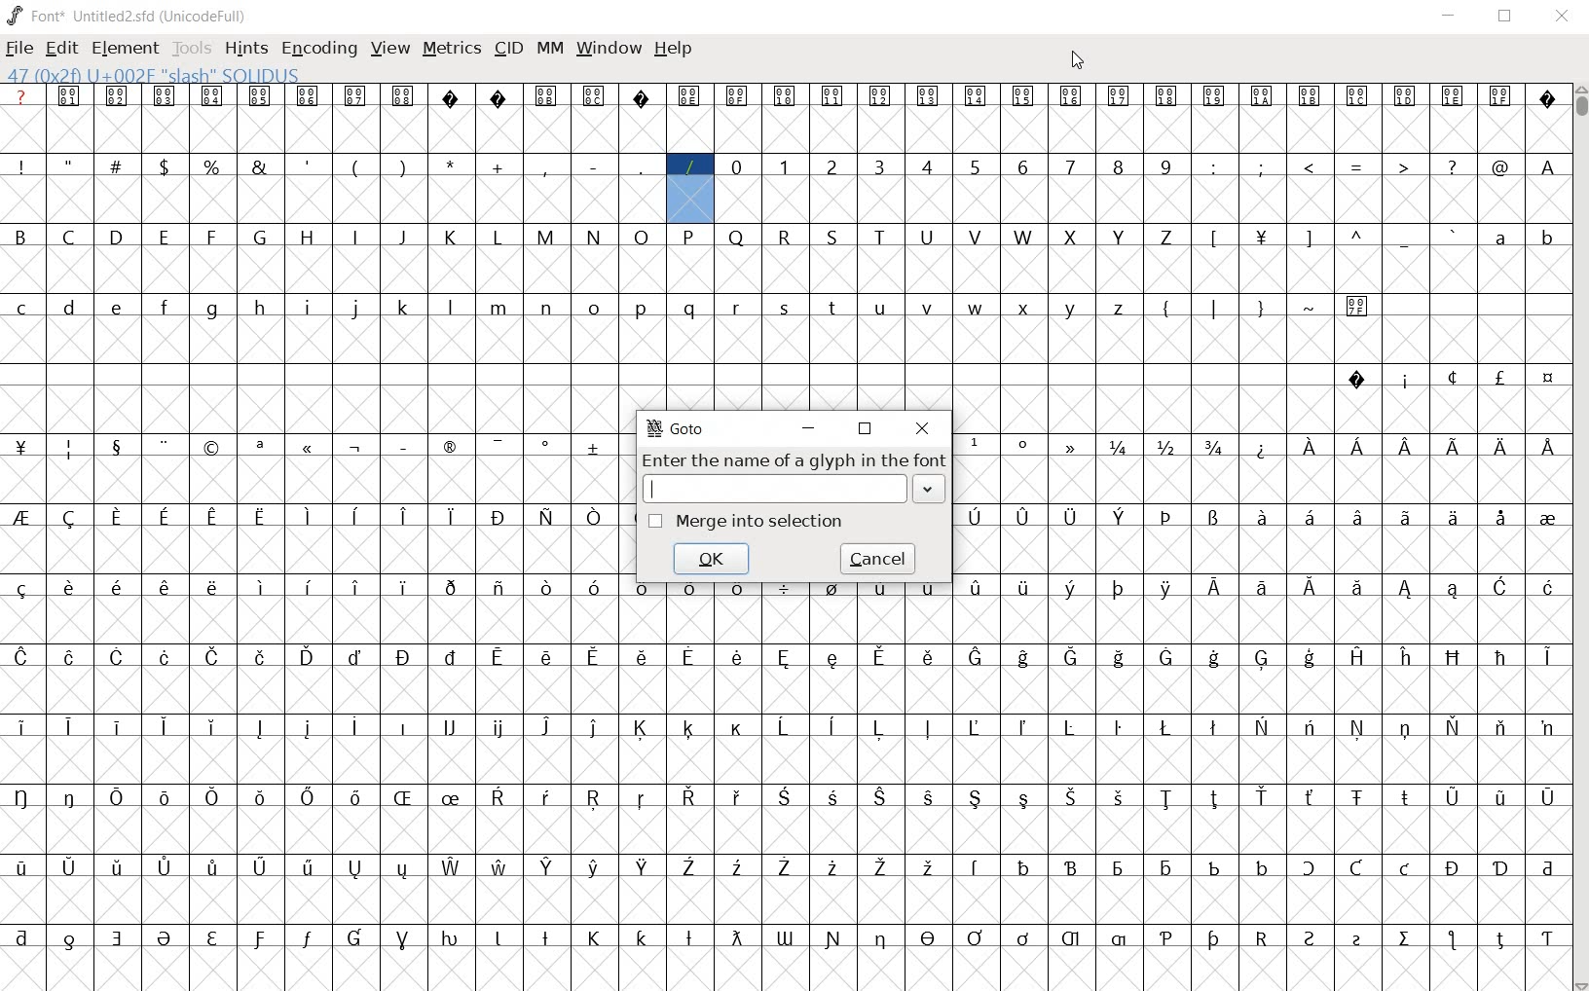  Describe the element at coordinates (545, 937) in the screenshot. I see `glyph` at that location.